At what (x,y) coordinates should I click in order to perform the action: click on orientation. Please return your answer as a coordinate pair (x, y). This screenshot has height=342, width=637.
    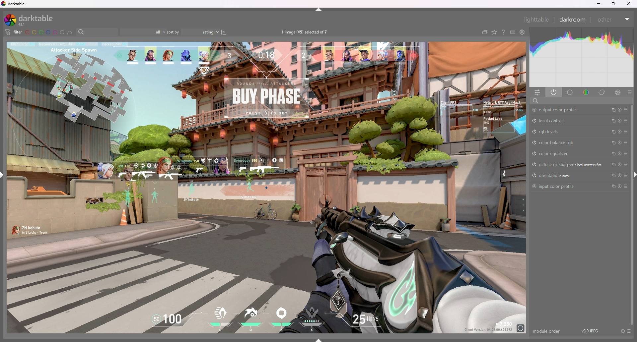
    Looking at the image, I should click on (552, 175).